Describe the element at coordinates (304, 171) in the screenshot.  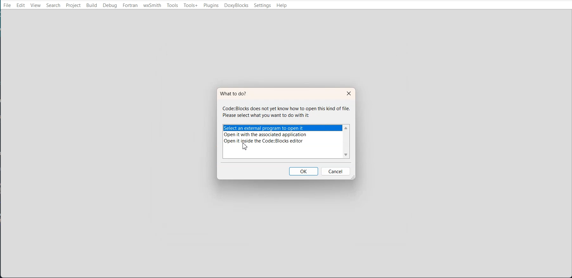
I see `OK` at that location.